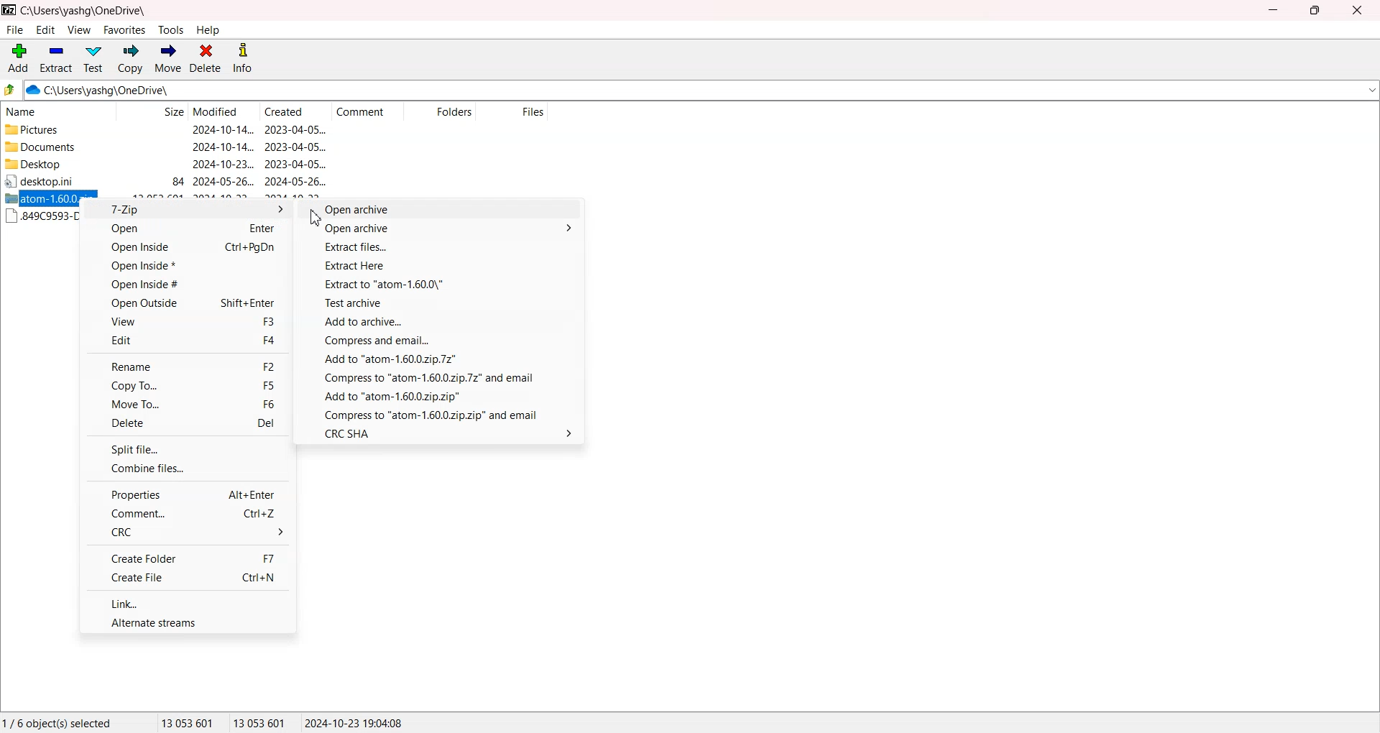 Image resolution: width=1380 pixels, height=733 pixels. What do you see at coordinates (45, 29) in the screenshot?
I see `Edit` at bounding box center [45, 29].